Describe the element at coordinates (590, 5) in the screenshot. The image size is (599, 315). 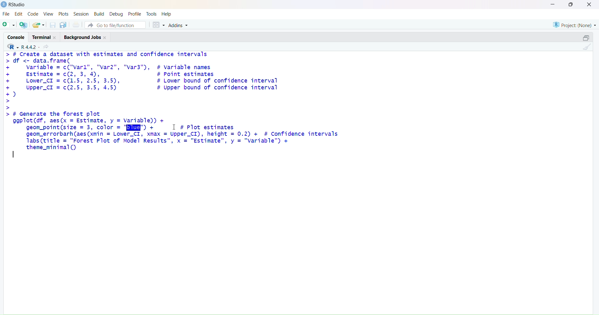
I see `close` at that location.